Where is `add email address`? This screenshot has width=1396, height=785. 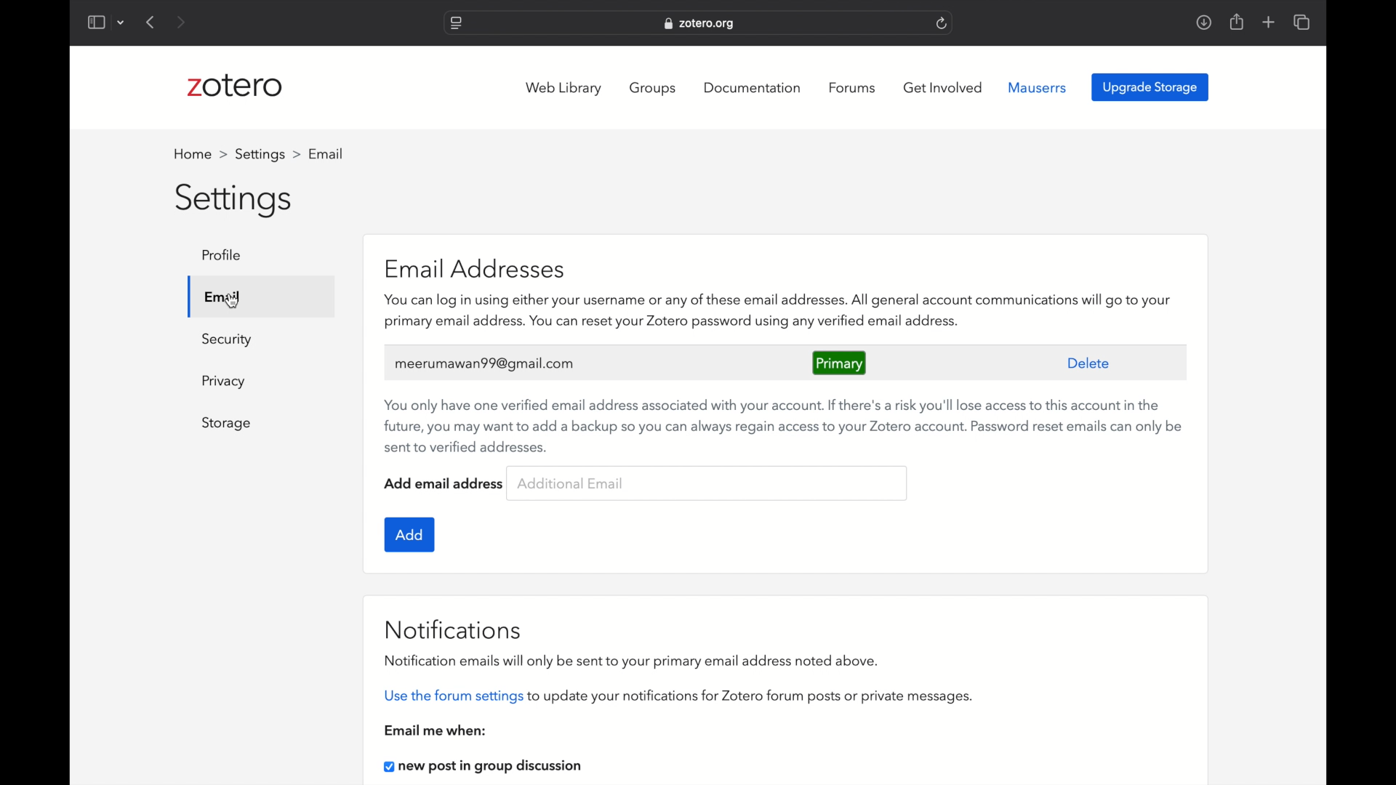 add email address is located at coordinates (445, 485).